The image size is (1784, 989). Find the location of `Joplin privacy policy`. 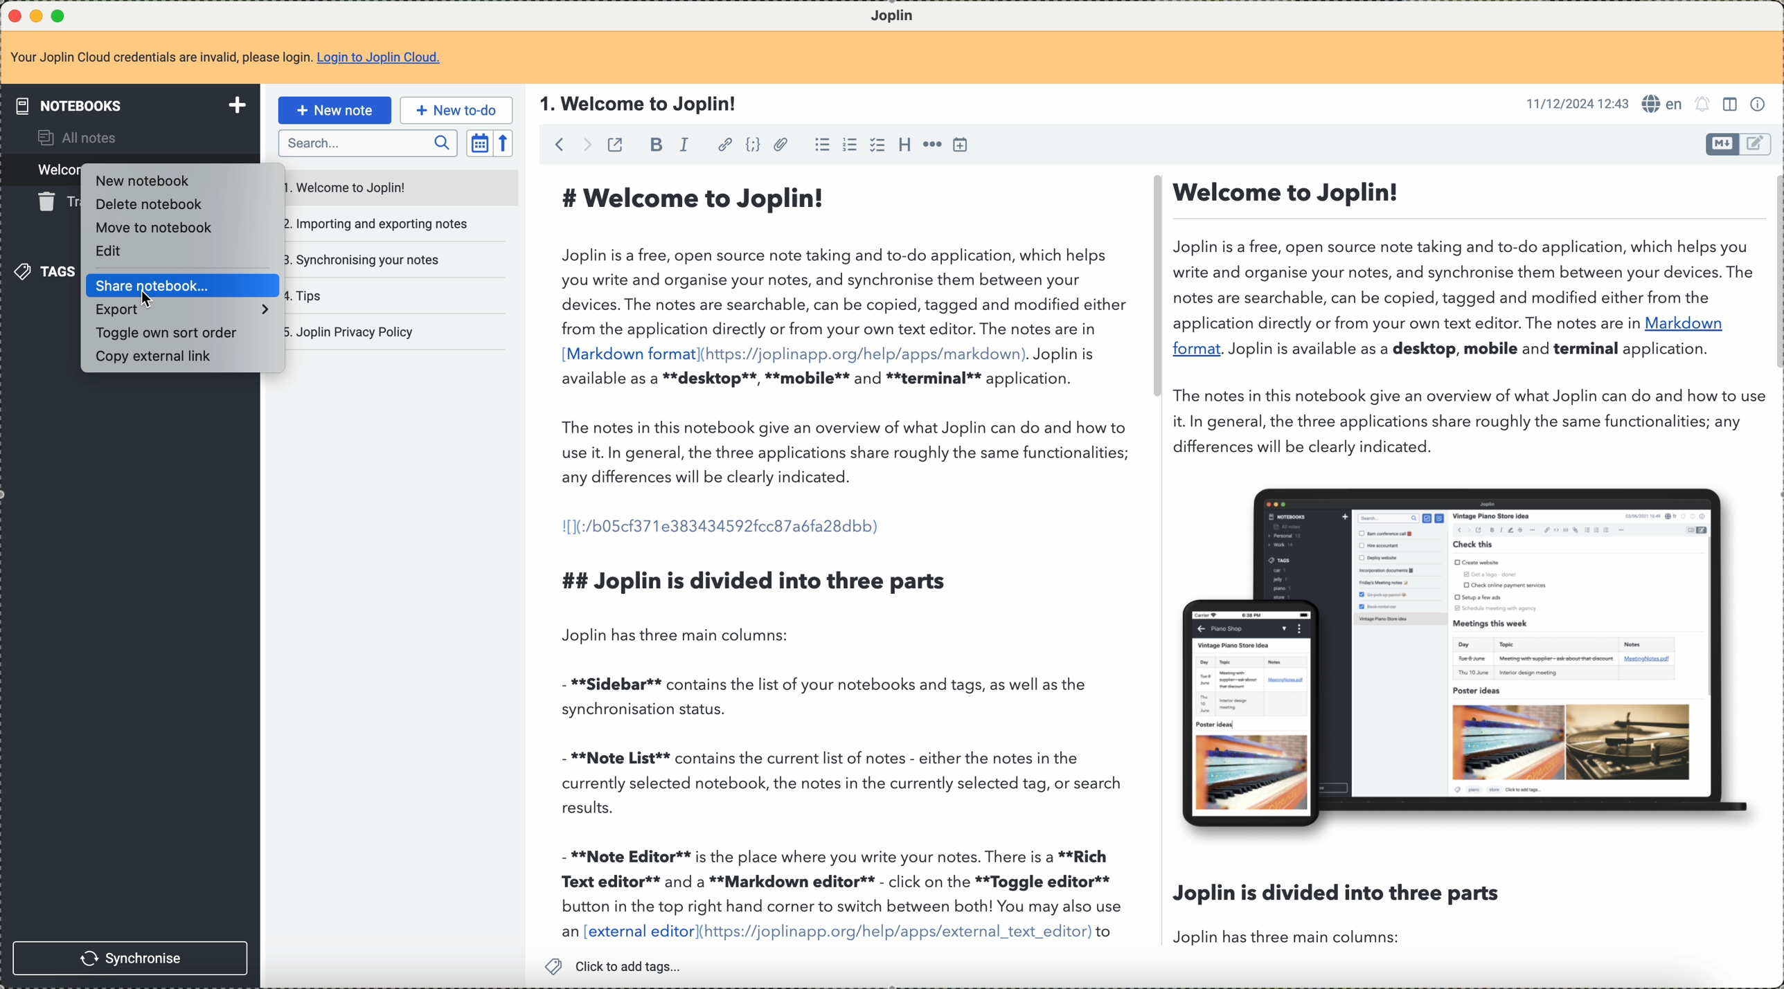

Joplin privacy policy is located at coordinates (353, 331).